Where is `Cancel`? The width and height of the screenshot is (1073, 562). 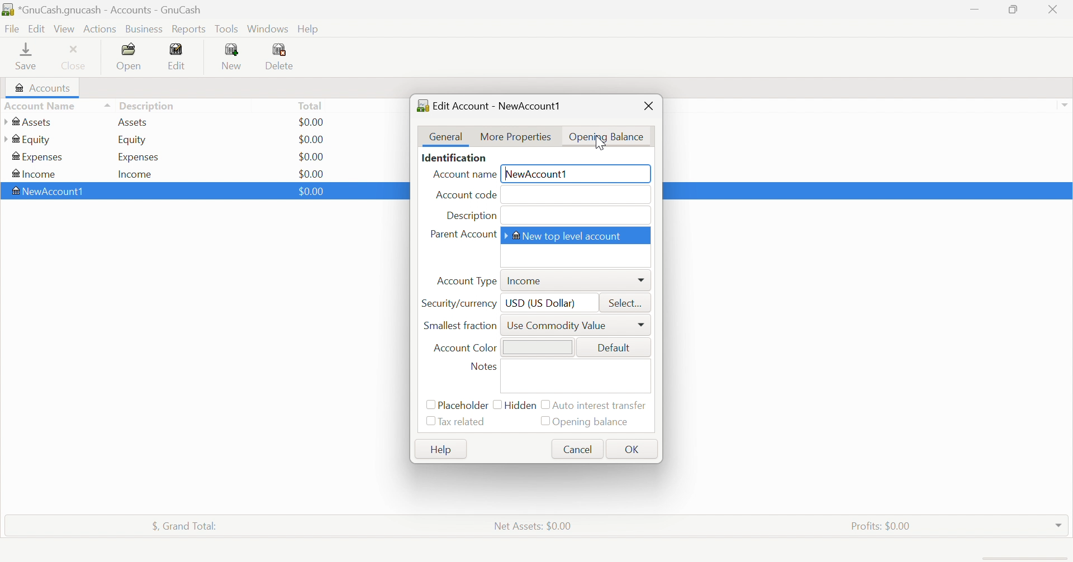
Cancel is located at coordinates (576, 450).